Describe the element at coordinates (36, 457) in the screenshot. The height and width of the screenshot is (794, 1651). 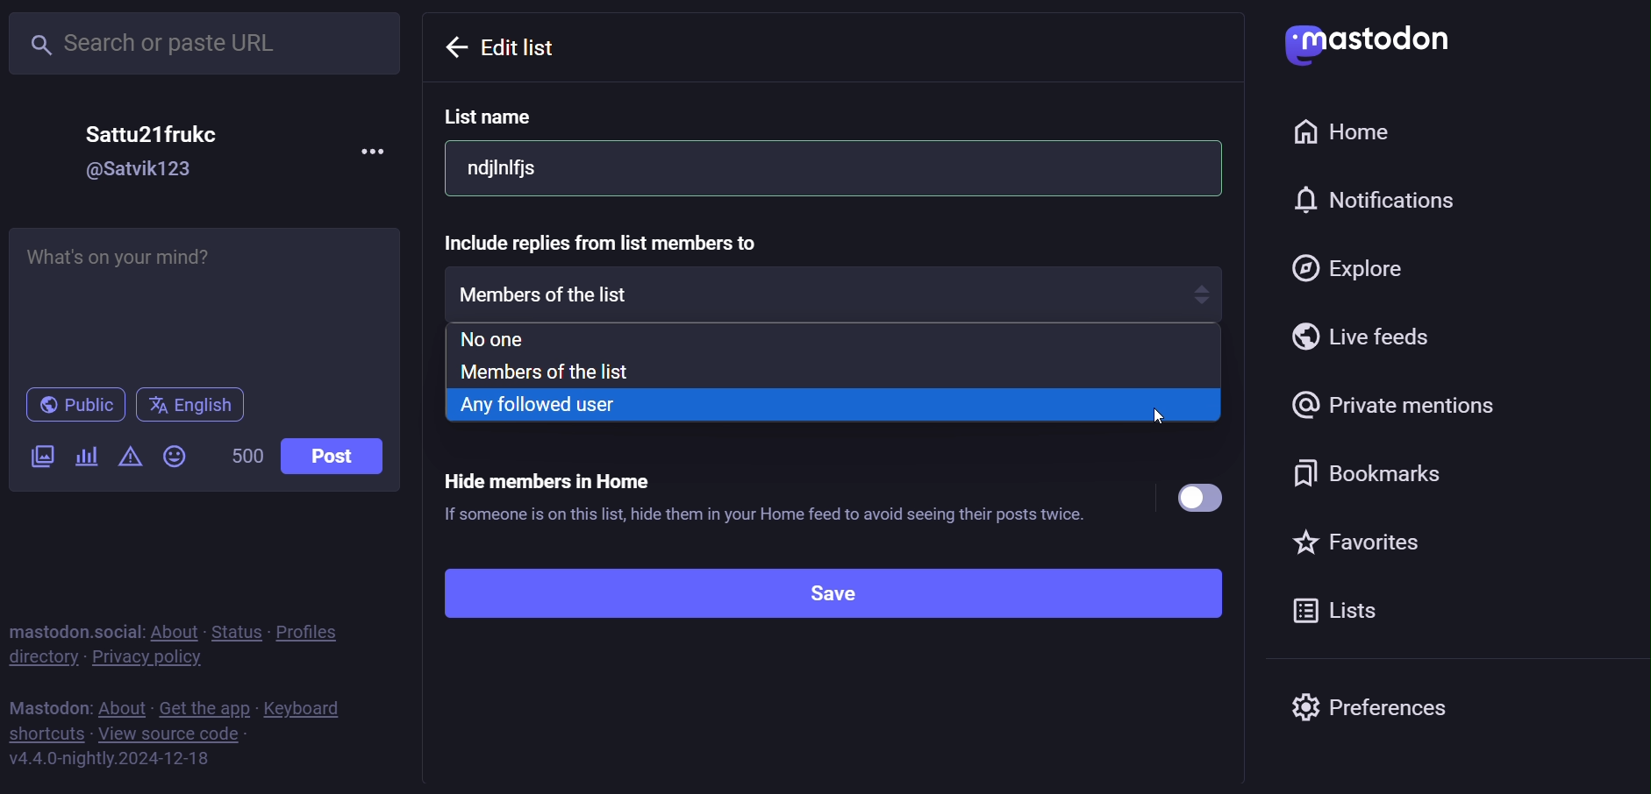
I see `image/video` at that location.